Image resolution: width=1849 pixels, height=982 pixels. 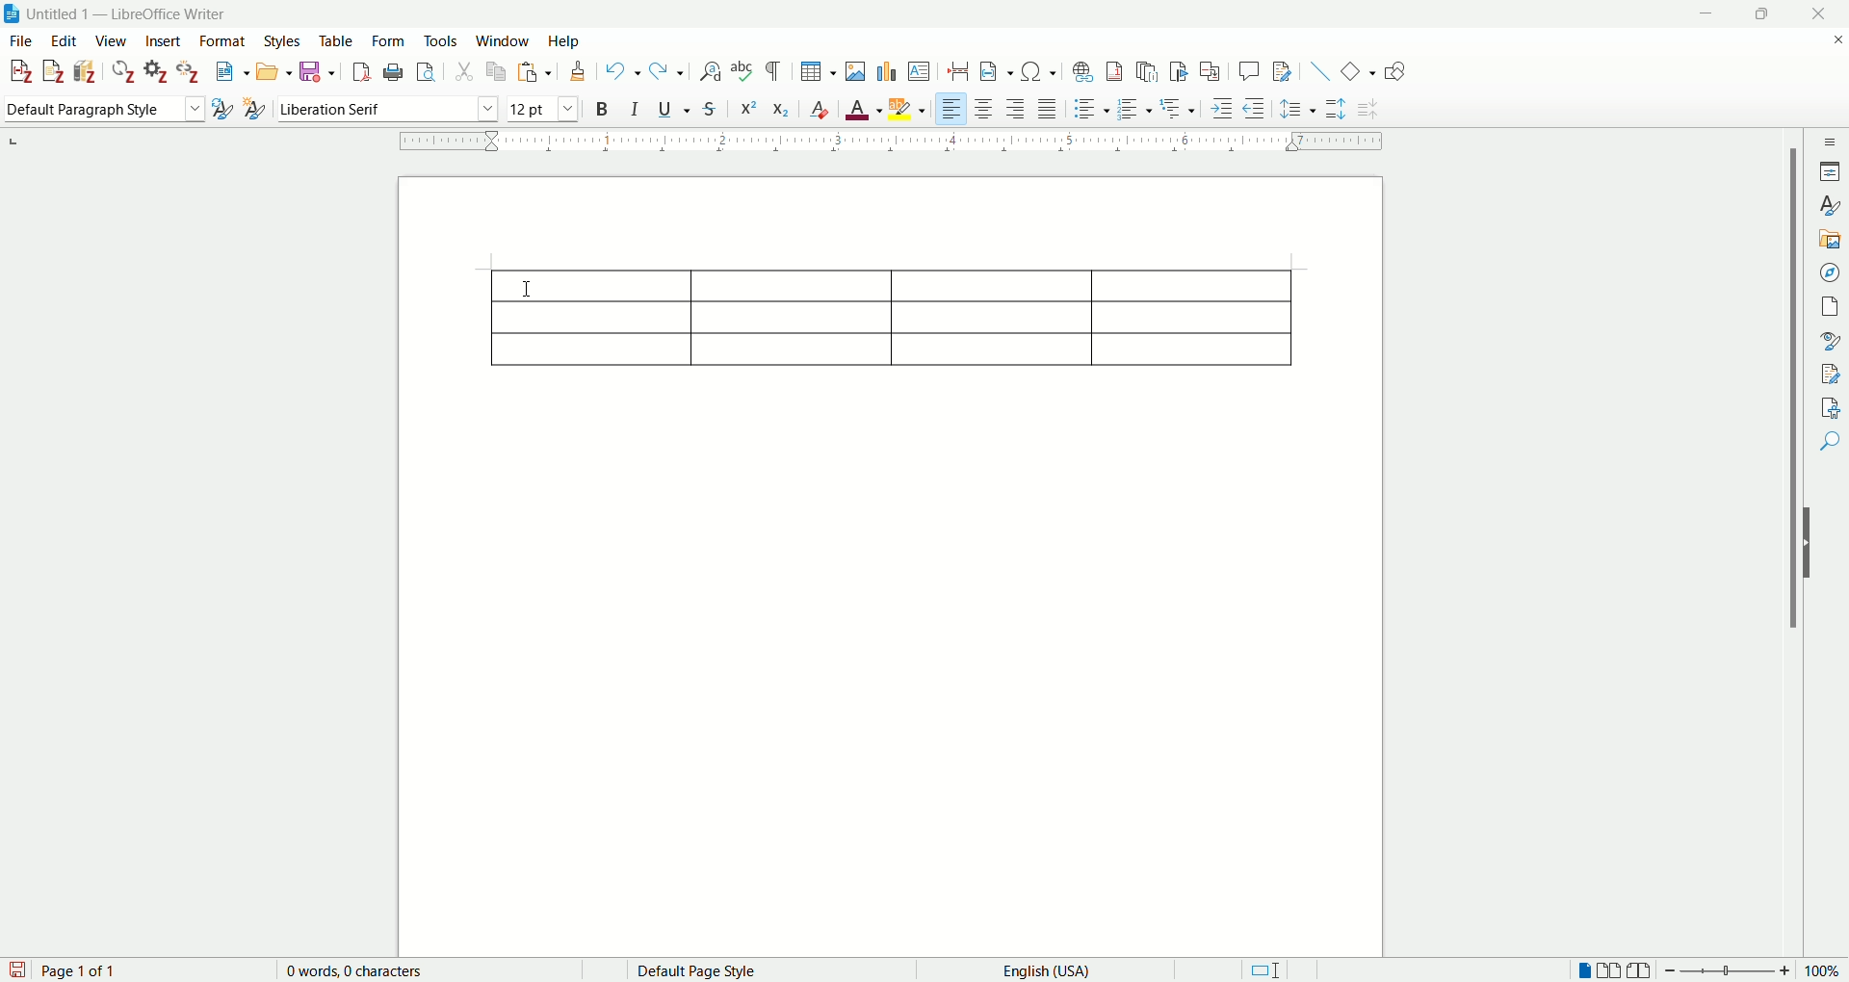 What do you see at coordinates (85, 70) in the screenshot?
I see `add bibliography` at bounding box center [85, 70].